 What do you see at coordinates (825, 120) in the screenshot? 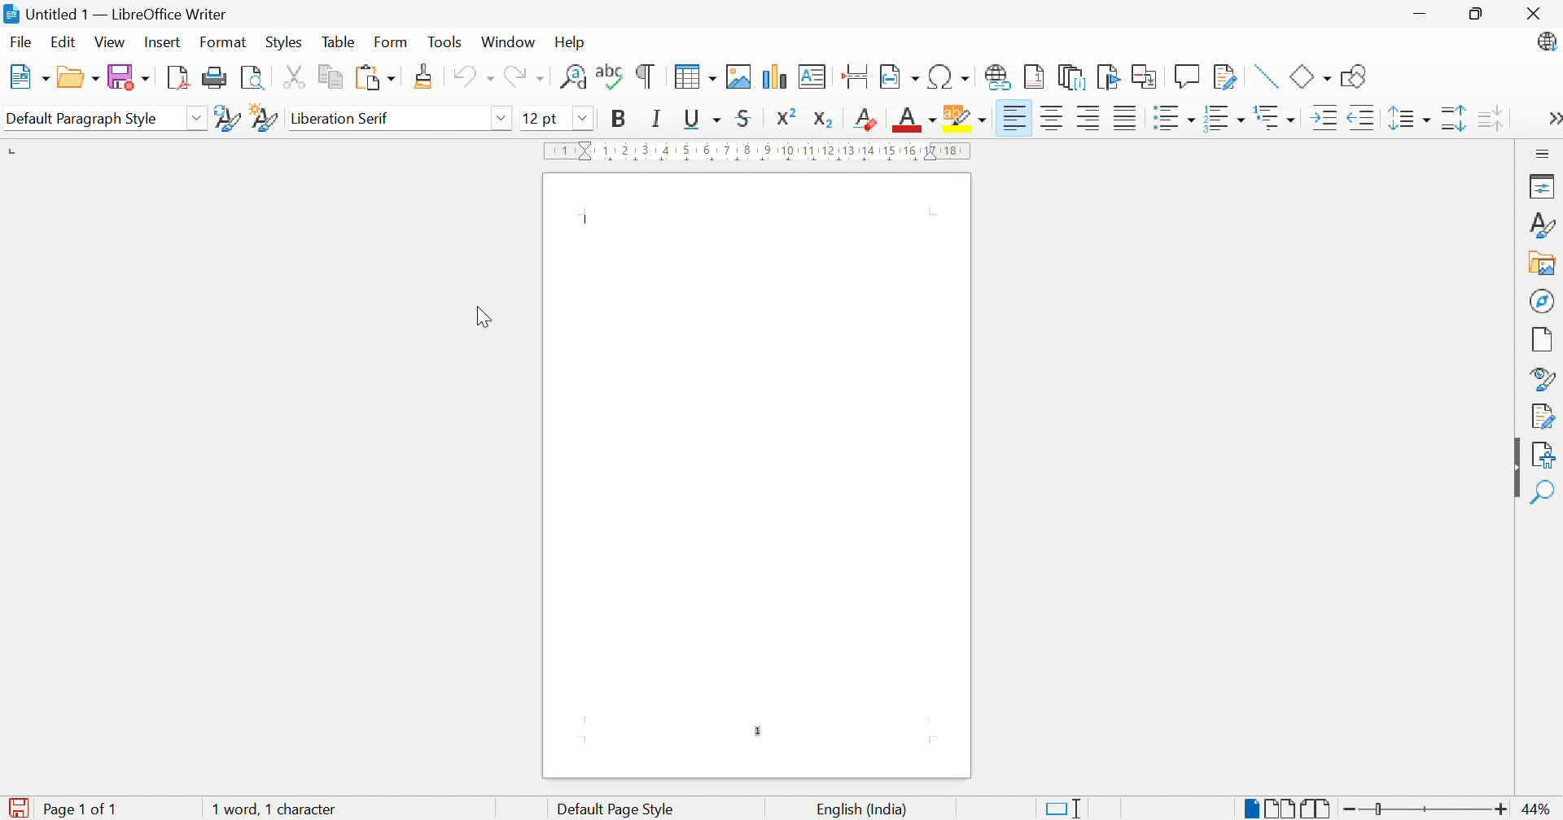
I see `Subscript` at bounding box center [825, 120].